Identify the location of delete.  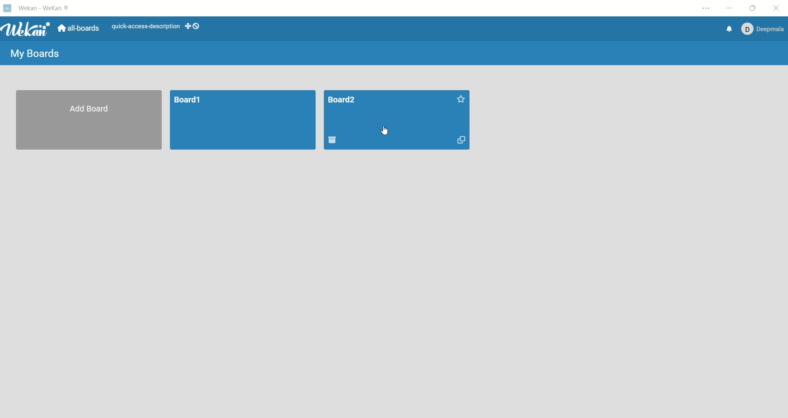
(332, 141).